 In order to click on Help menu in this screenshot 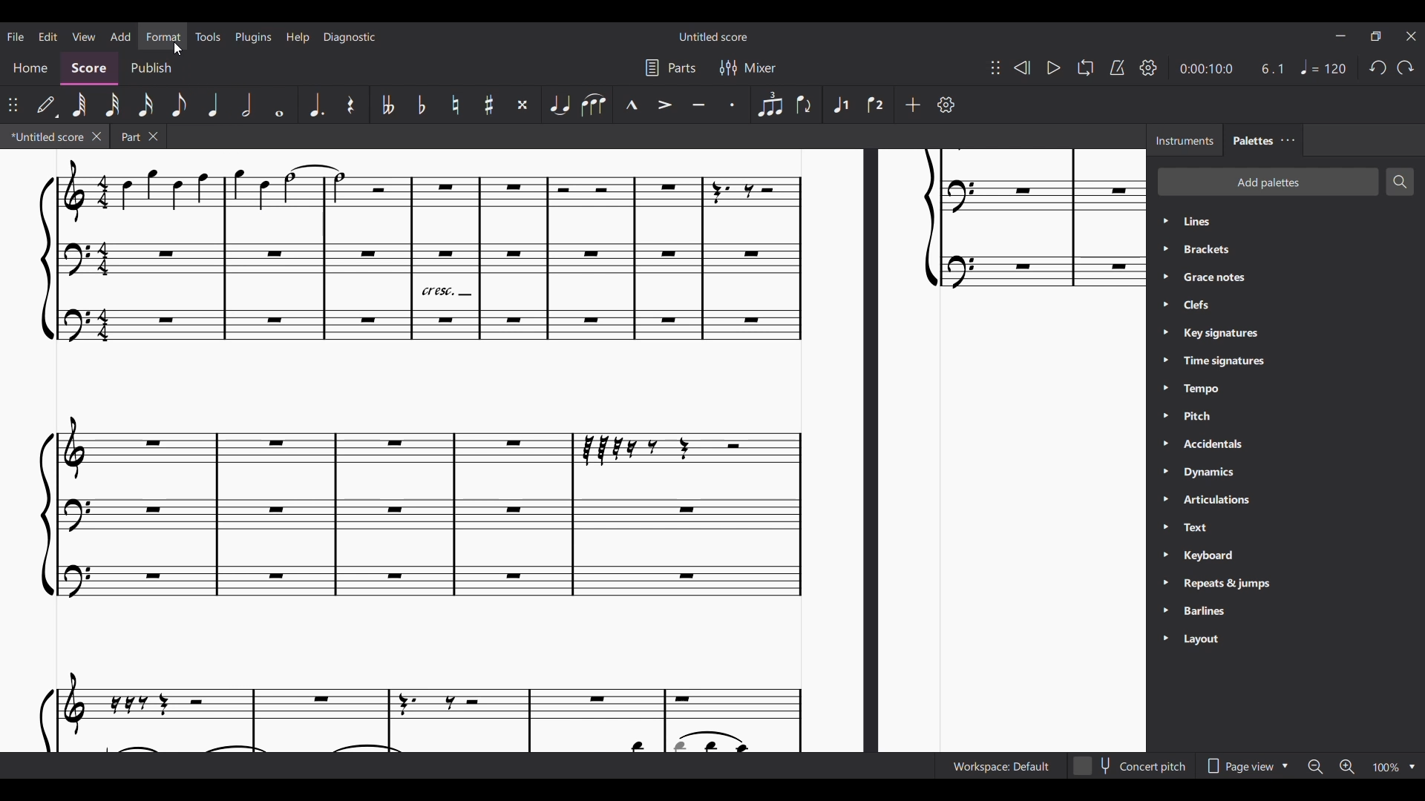, I will do `click(298, 37)`.